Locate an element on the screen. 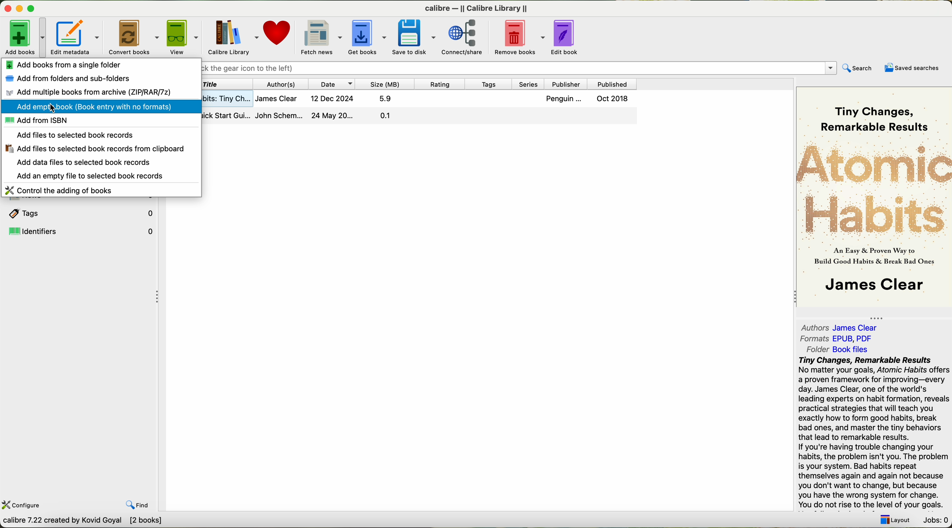  click on add empy book is located at coordinates (101, 108).